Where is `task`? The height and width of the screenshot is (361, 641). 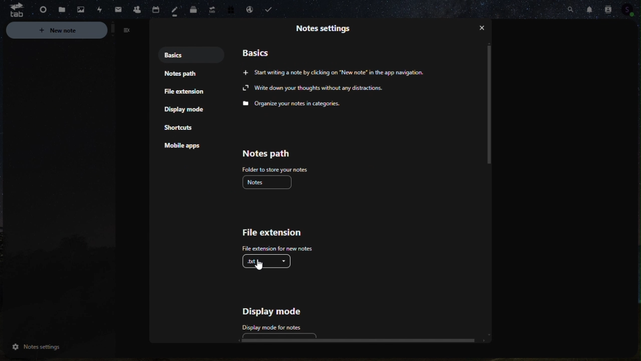 task is located at coordinates (271, 10).